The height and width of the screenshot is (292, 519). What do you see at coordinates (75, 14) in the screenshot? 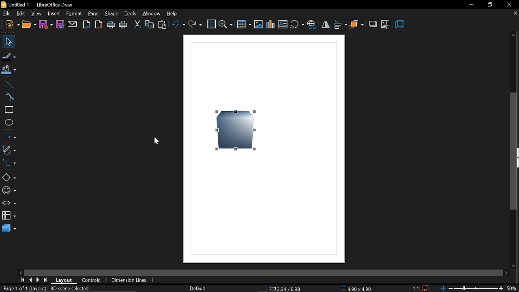
I see `format` at bounding box center [75, 14].